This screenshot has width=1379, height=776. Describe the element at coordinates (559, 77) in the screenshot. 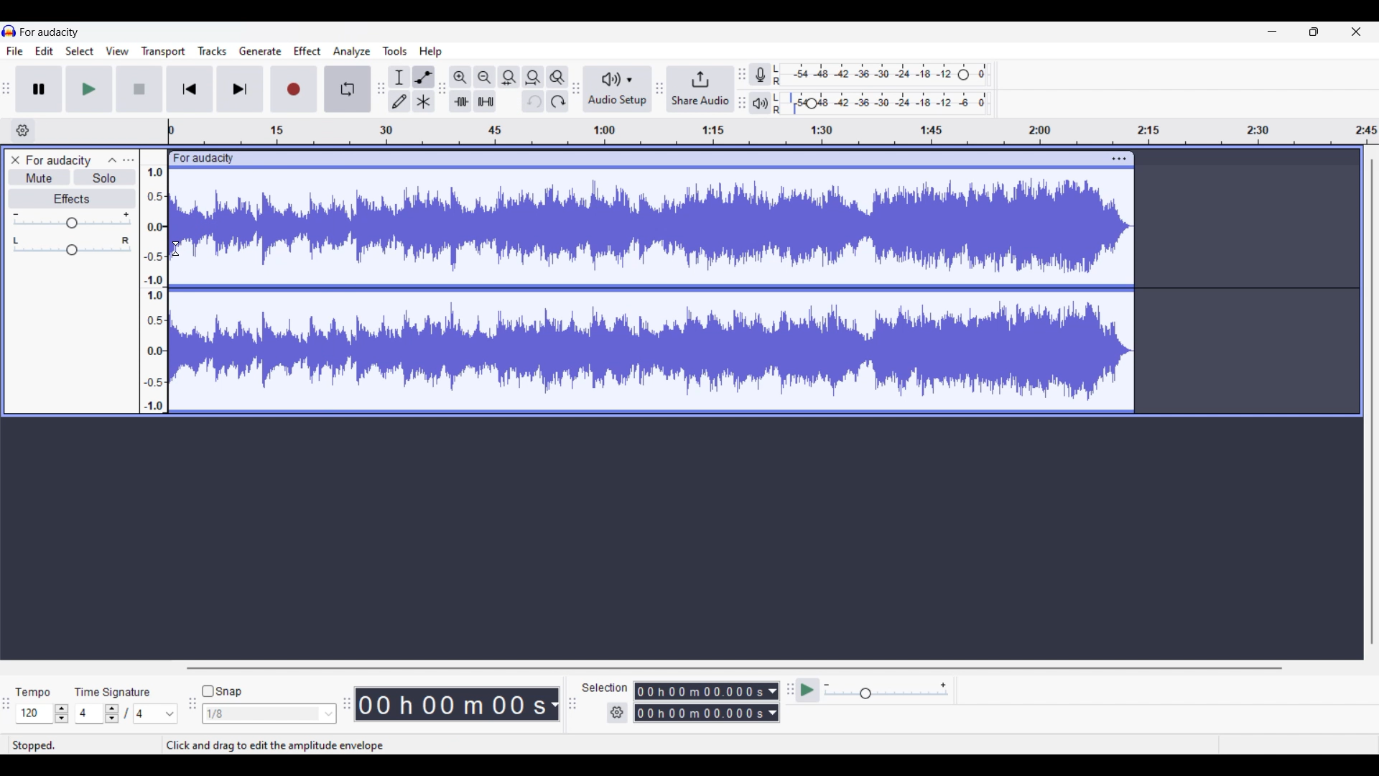

I see `Zoom toggle` at that location.